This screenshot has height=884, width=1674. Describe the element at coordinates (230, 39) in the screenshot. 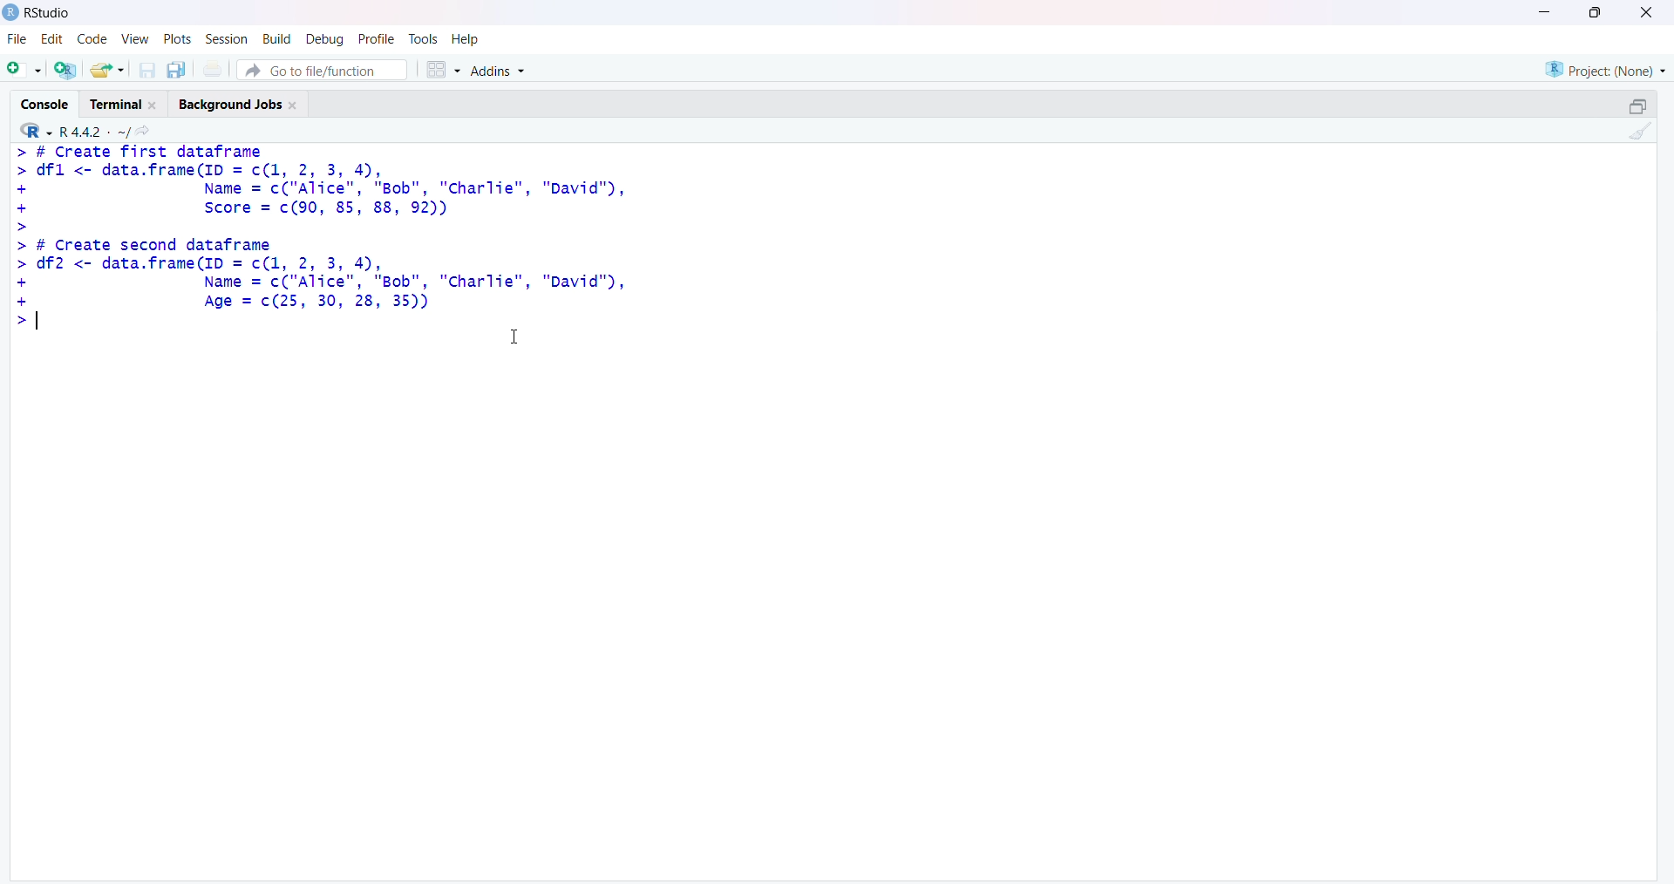

I see `session` at that location.